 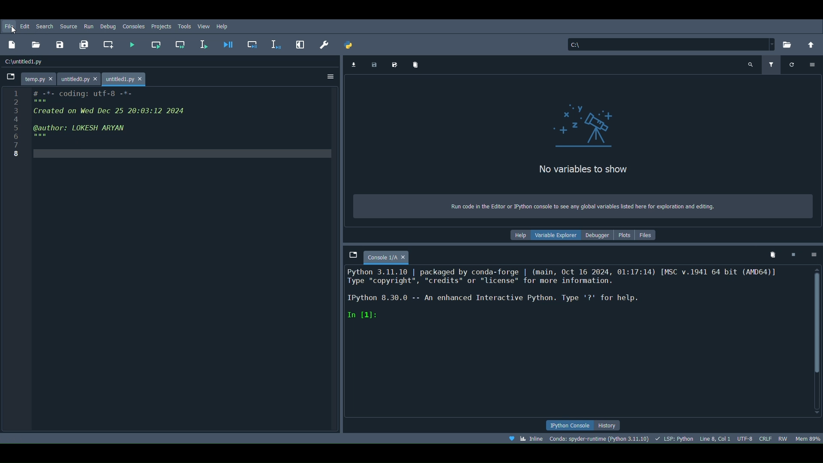 I want to click on Import data, so click(x=353, y=64).